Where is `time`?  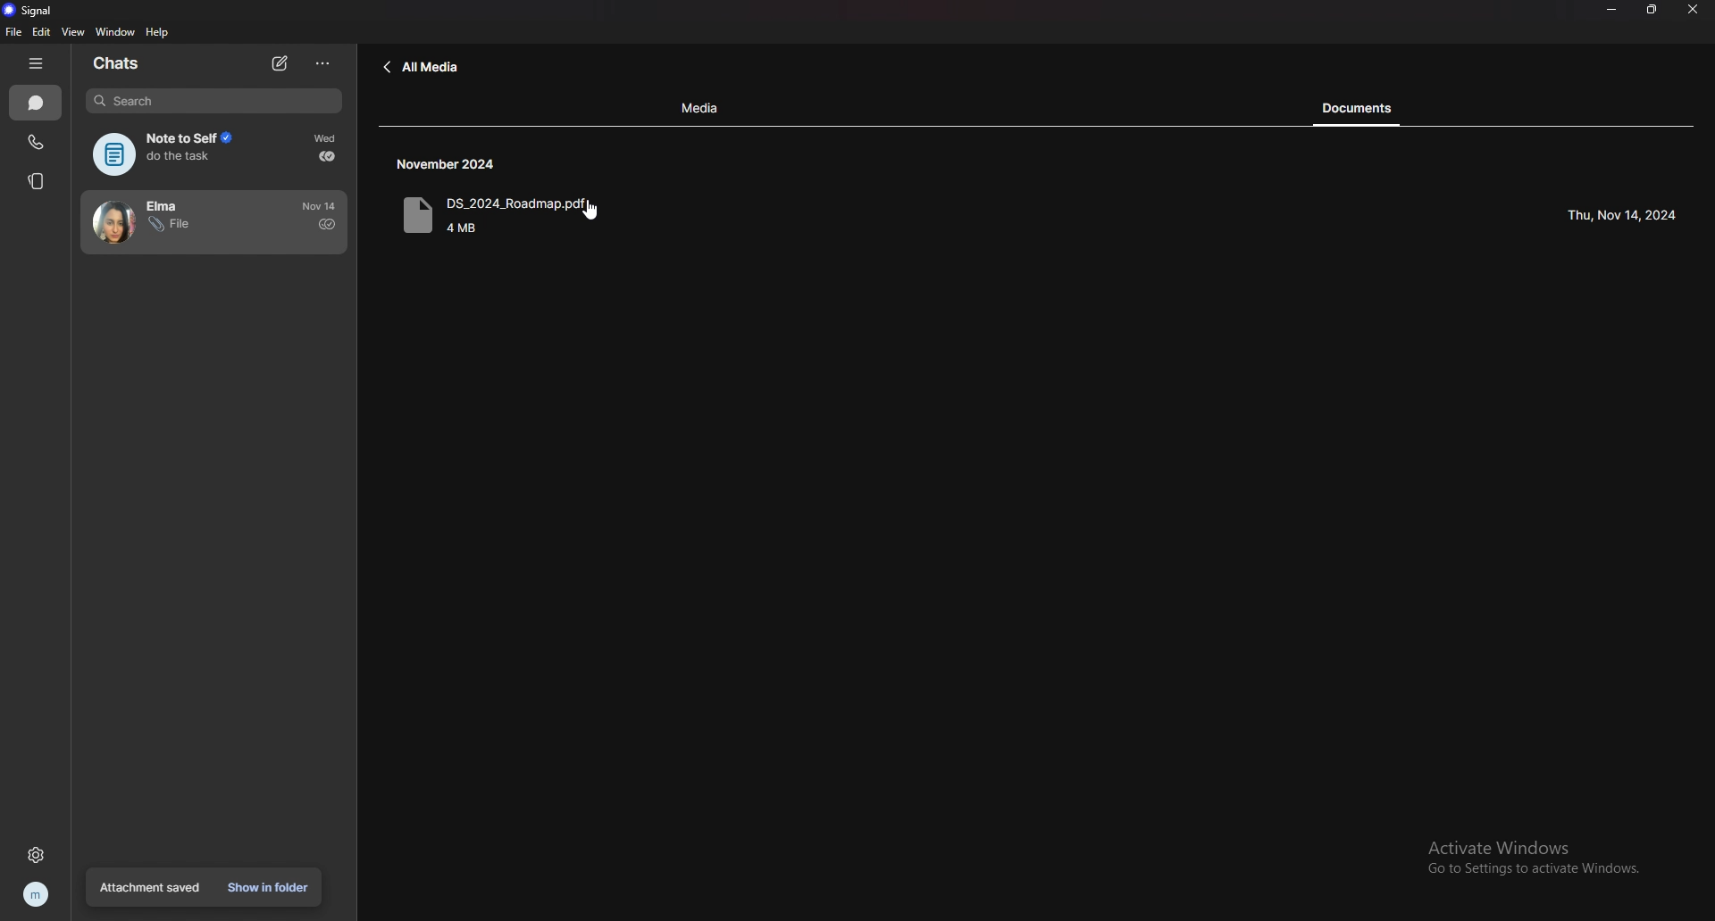
time is located at coordinates (322, 205).